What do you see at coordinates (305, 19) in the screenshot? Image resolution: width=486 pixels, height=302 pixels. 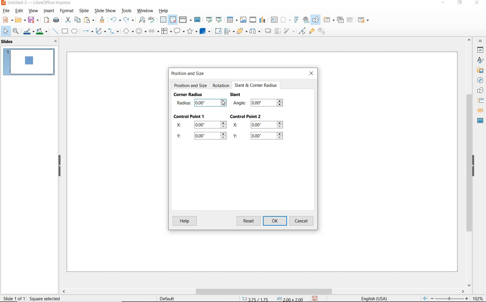 I see `insert hyperlink` at bounding box center [305, 19].